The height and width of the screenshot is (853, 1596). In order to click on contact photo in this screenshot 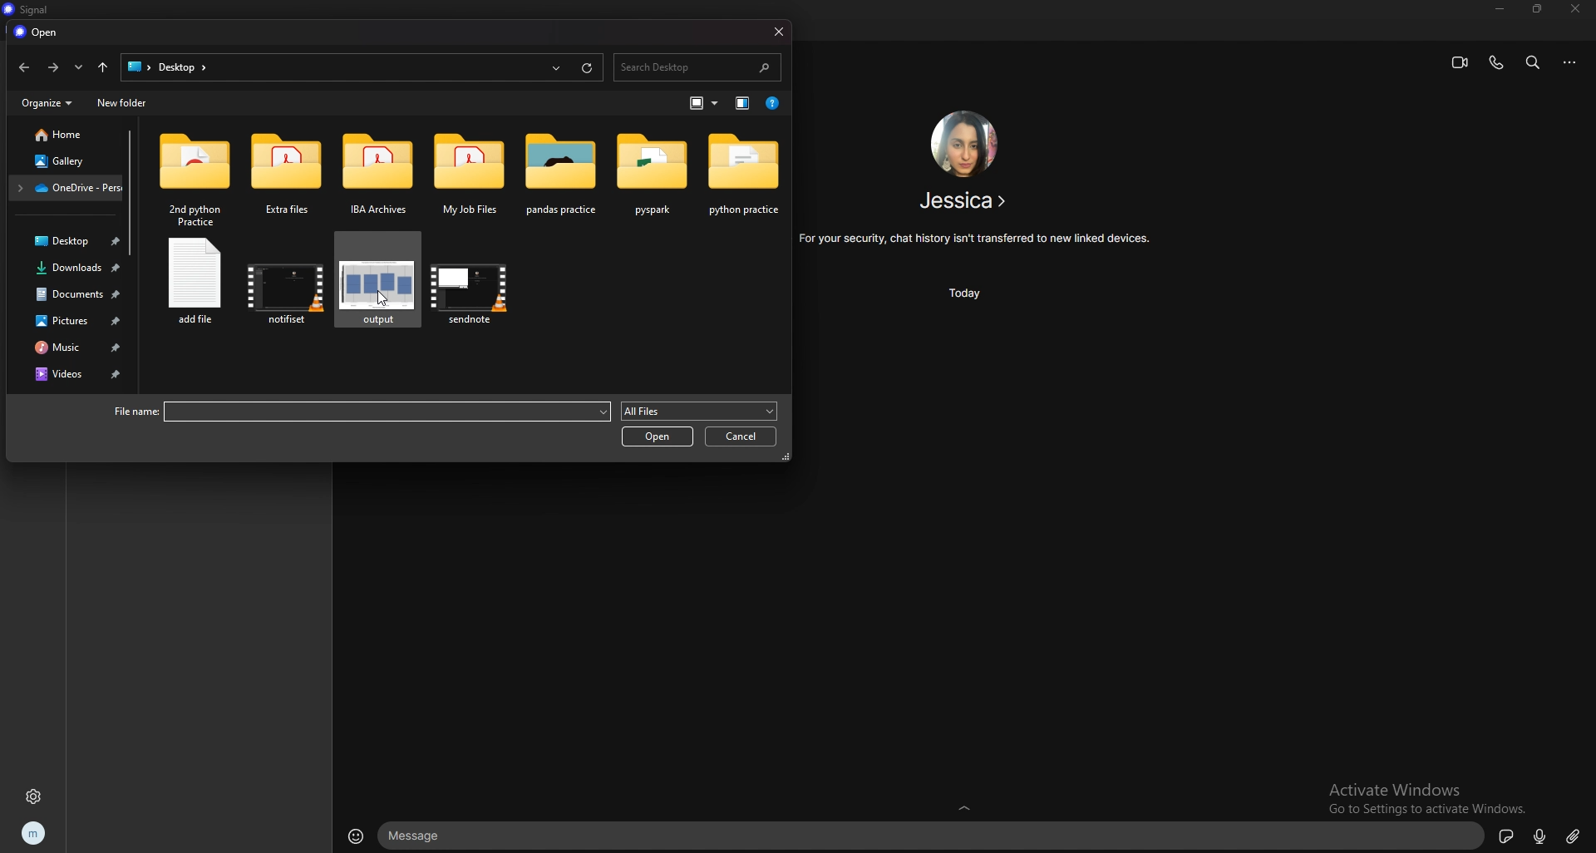, I will do `click(965, 144)`.